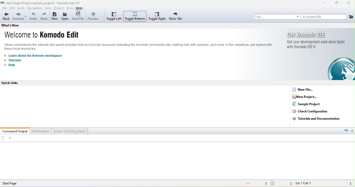 This screenshot has width=355, height=187. What do you see at coordinates (70, 131) in the screenshot?
I see `syntax checking status` at bounding box center [70, 131].